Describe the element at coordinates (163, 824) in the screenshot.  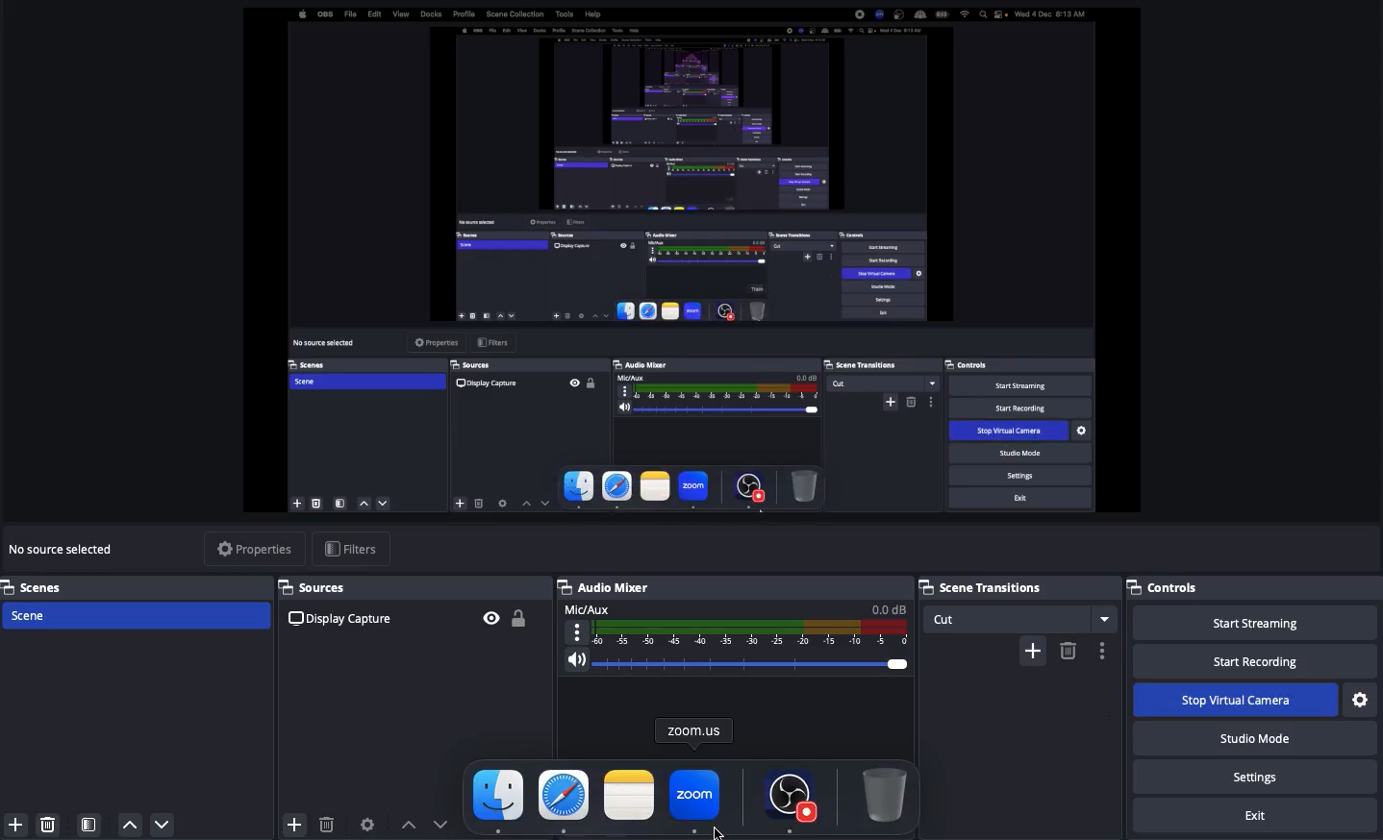
I see `Move down` at that location.